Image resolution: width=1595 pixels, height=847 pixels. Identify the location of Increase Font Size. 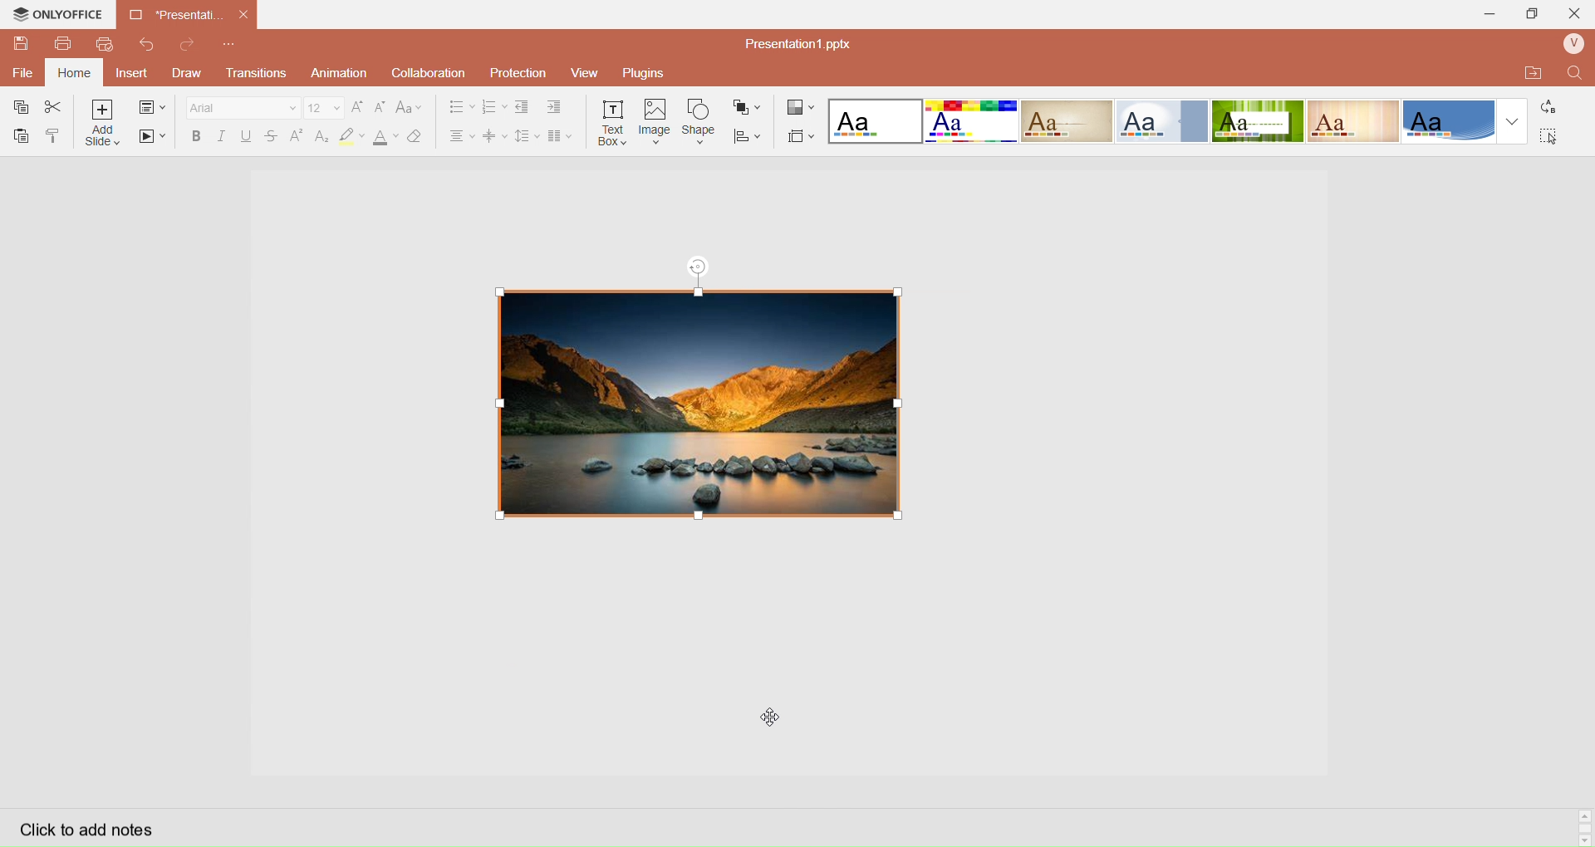
(356, 105).